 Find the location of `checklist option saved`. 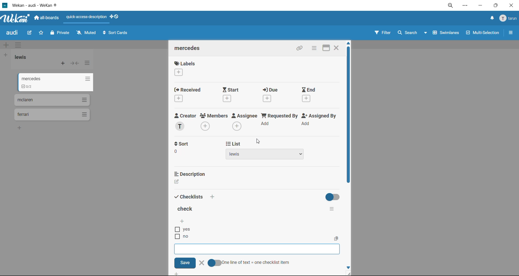

checklist option saved is located at coordinates (185, 229).